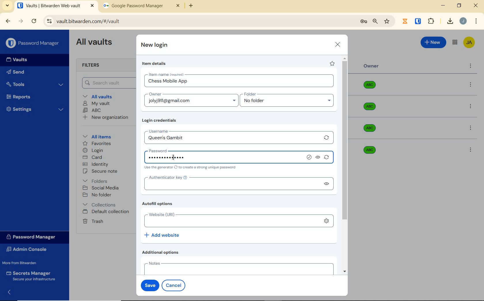 This screenshot has height=301, width=484. What do you see at coordinates (476, 21) in the screenshot?
I see `customize Google chrome` at bounding box center [476, 21].